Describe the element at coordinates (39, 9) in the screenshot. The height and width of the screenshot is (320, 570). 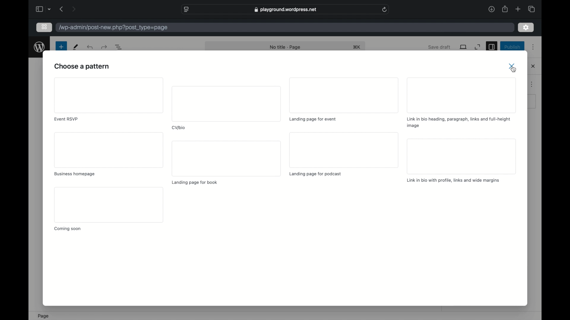
I see `show sidebar` at that location.